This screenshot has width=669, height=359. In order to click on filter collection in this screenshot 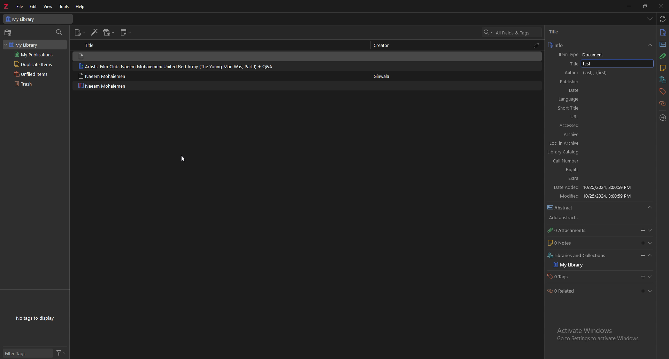, I will do `click(60, 33)`.